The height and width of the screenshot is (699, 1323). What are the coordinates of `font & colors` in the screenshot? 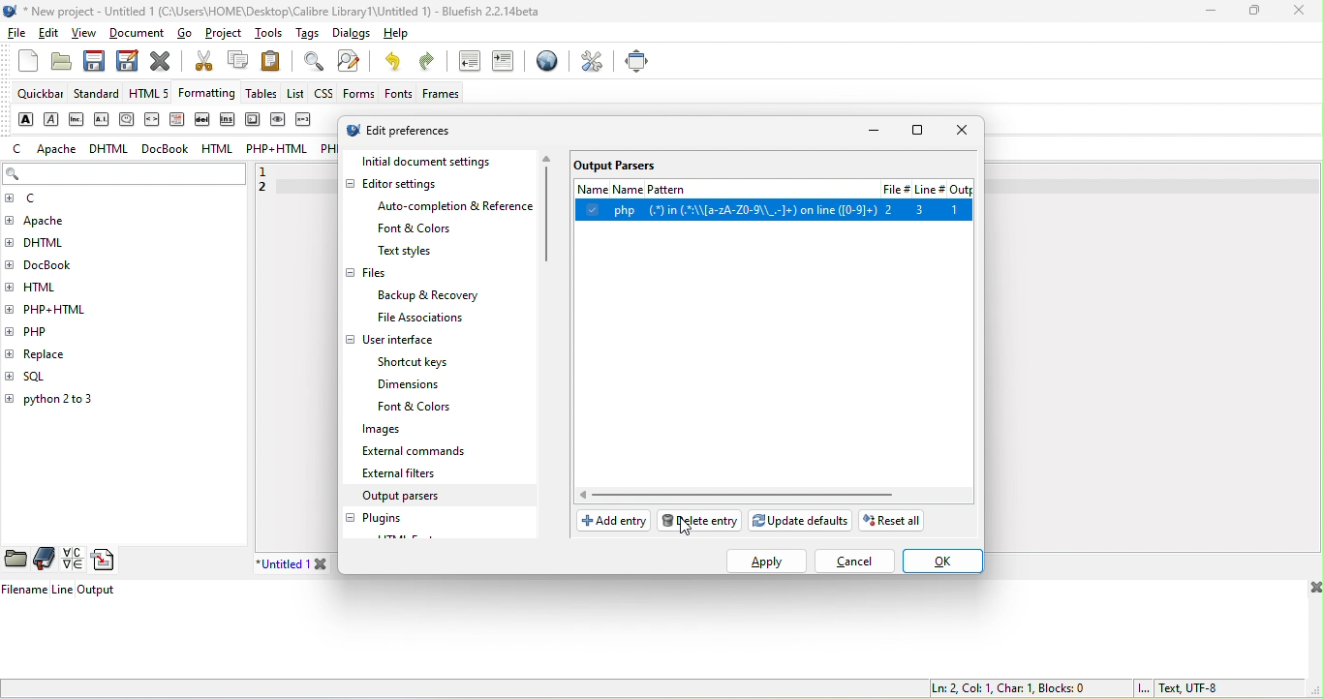 It's located at (425, 408).